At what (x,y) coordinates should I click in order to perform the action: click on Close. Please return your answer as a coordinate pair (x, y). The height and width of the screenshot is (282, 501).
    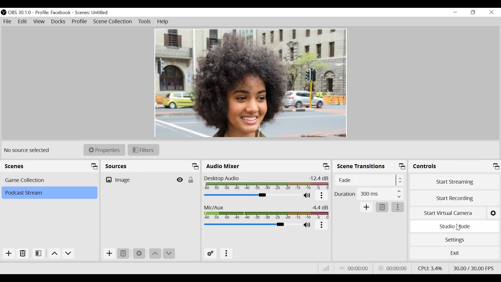
    Looking at the image, I should click on (491, 13).